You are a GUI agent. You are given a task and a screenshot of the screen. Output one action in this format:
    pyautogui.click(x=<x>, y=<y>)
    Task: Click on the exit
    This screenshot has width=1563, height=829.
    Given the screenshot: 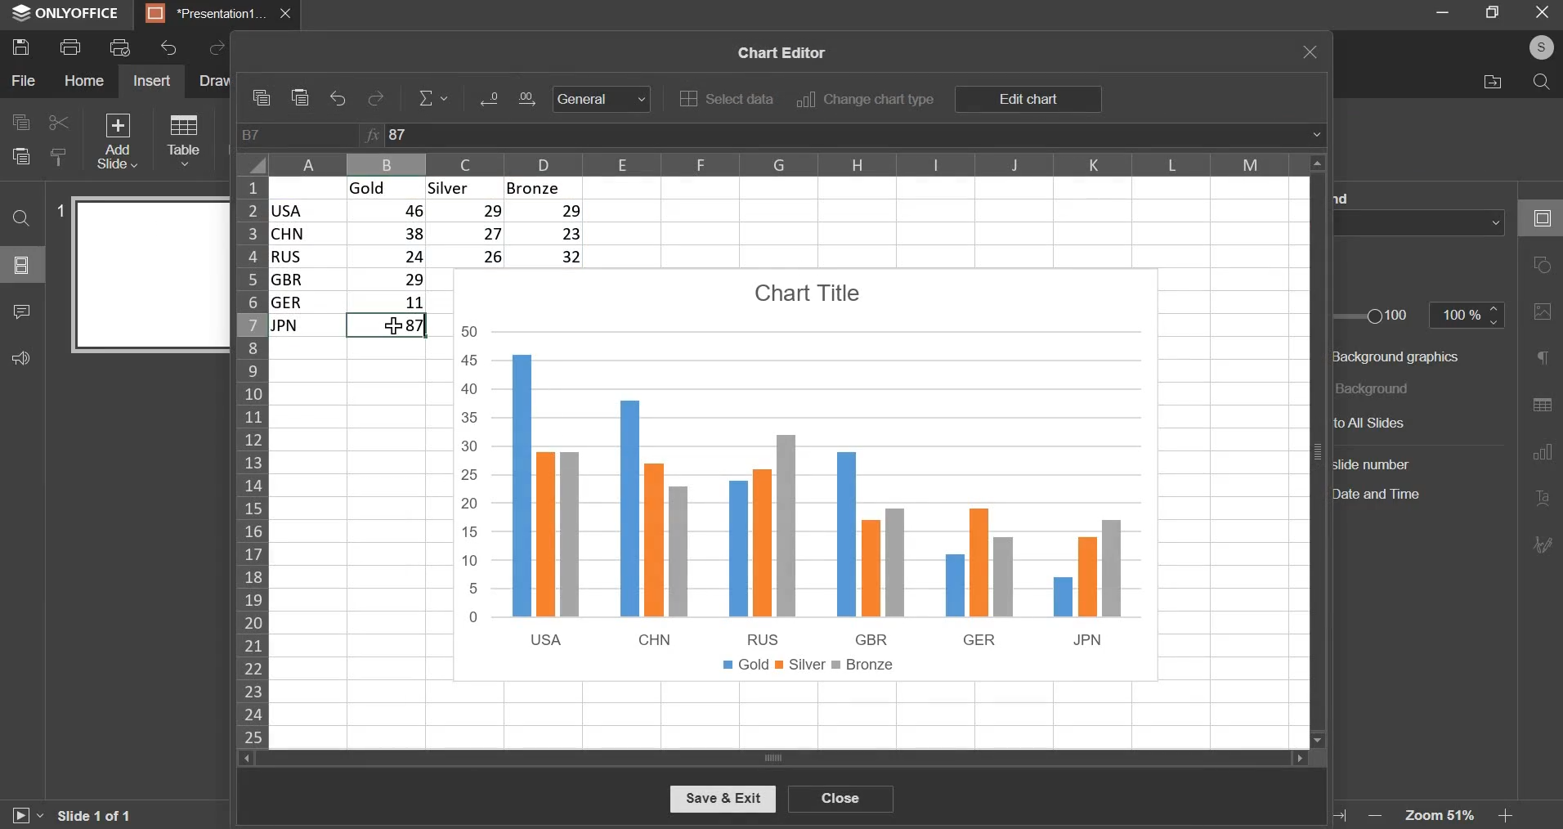 What is the action you would take?
    pyautogui.click(x=1541, y=11)
    